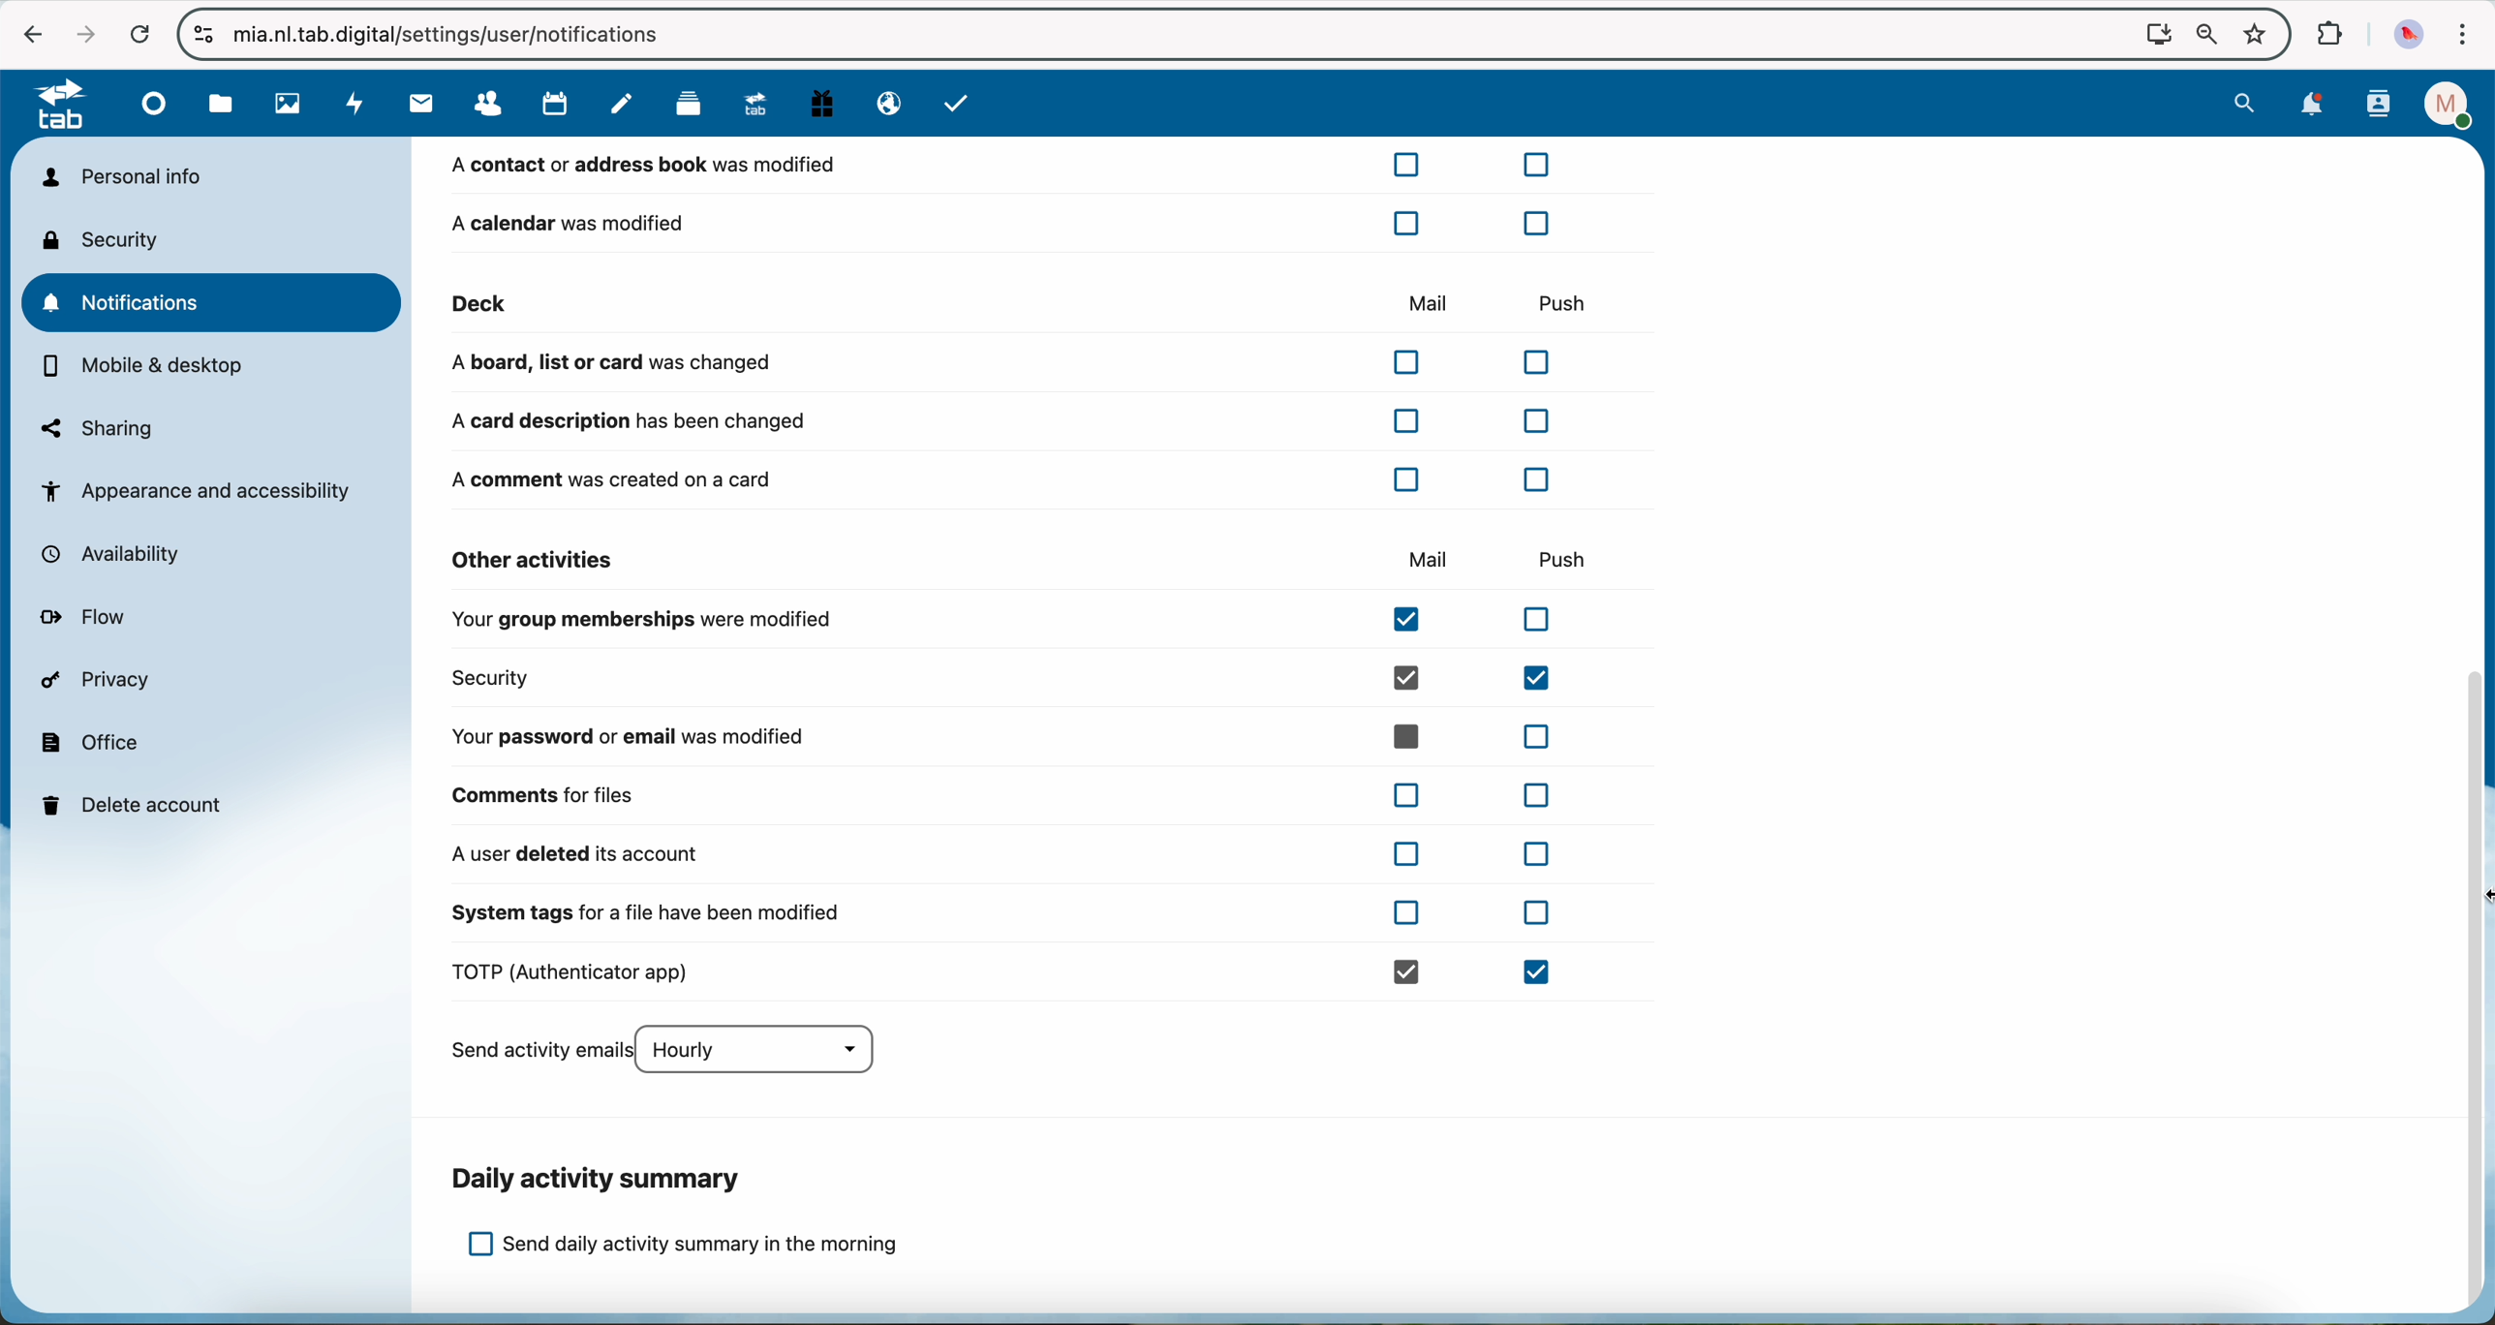 Image resolution: width=2495 pixels, height=1325 pixels. I want to click on notifications, so click(2314, 105).